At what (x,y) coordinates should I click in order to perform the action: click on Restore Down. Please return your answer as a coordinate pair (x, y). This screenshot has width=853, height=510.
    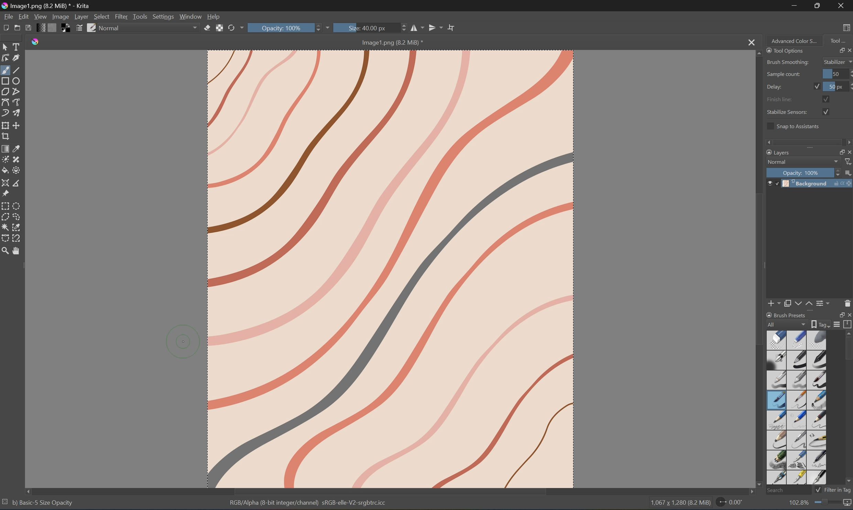
    Looking at the image, I should click on (837, 152).